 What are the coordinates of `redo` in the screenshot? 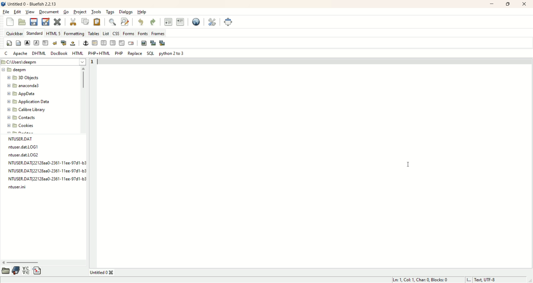 It's located at (153, 22).